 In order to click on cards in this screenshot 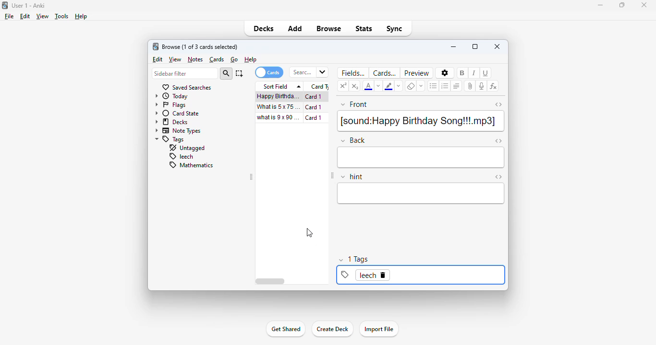, I will do `click(384, 73)`.